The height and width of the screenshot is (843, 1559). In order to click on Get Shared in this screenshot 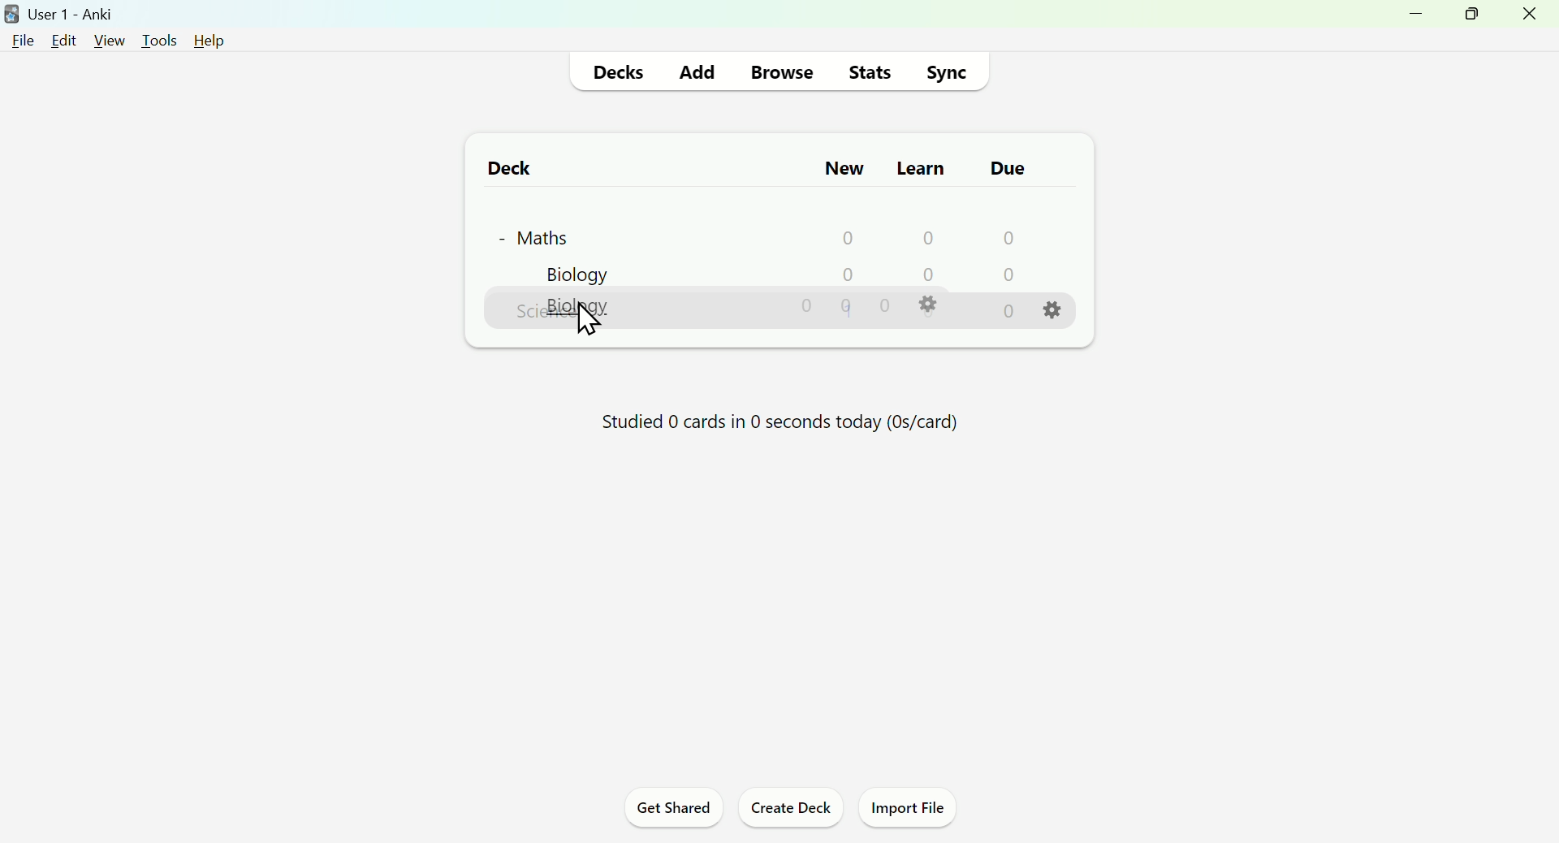, I will do `click(675, 810)`.